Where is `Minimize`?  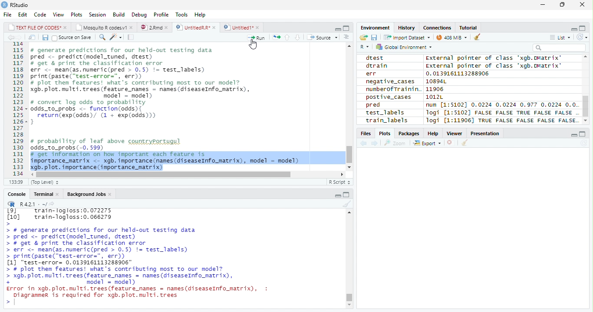
Minimize is located at coordinates (574, 134).